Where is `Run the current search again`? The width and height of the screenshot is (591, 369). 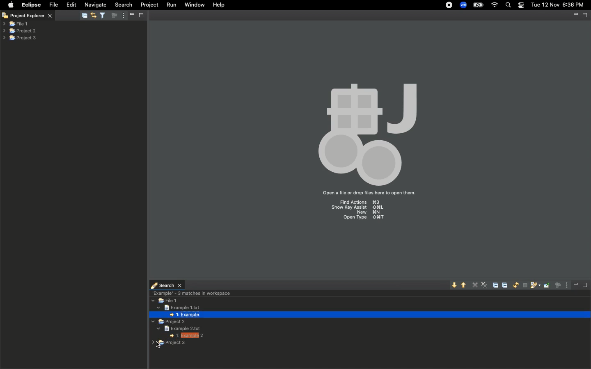 Run the current search again is located at coordinates (514, 285).